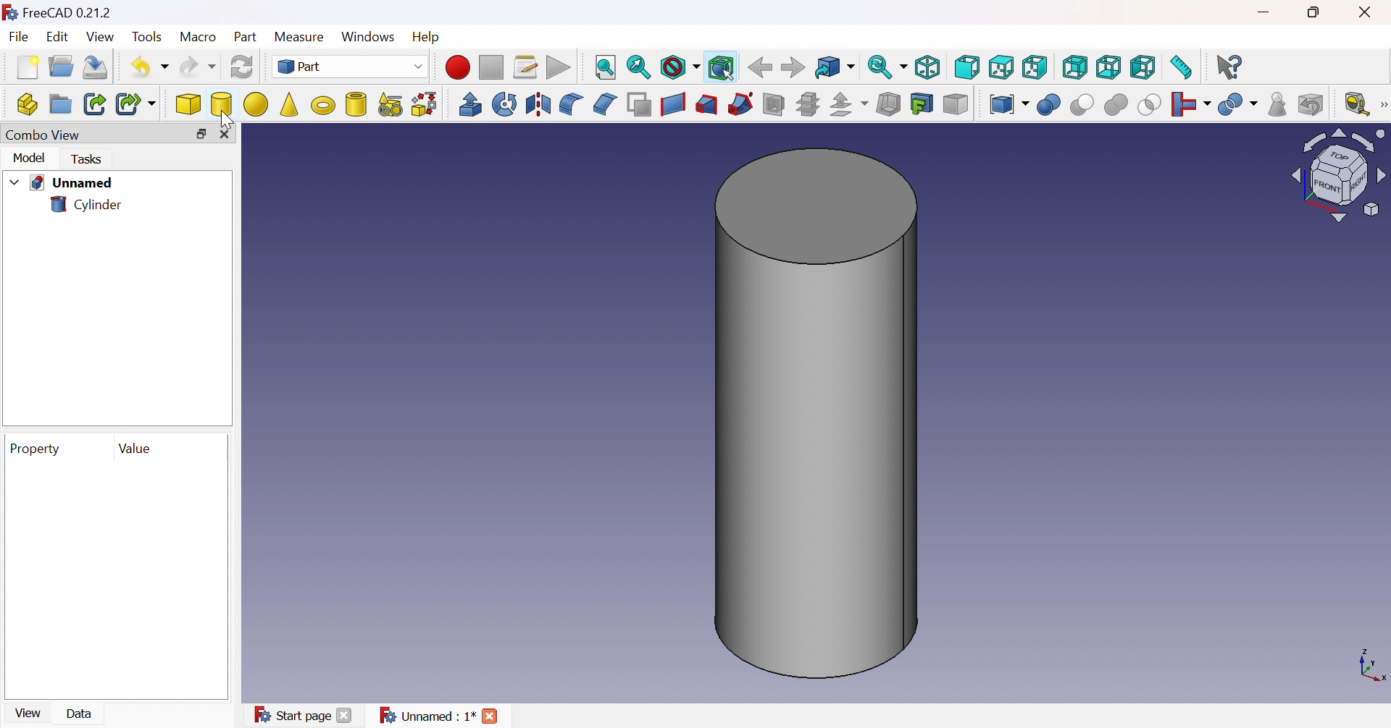 Image resolution: width=1391 pixels, height=728 pixels. Describe the element at coordinates (85, 206) in the screenshot. I see `cylinder` at that location.